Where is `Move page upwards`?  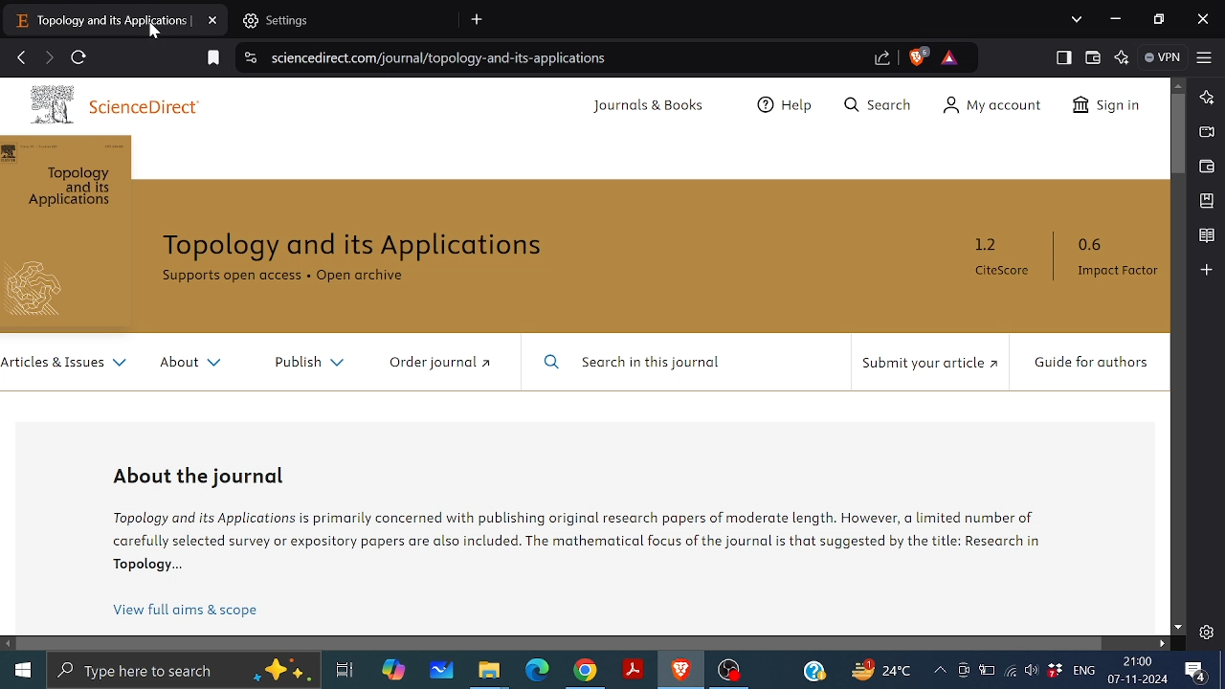
Move page upwards is located at coordinates (1178, 86).